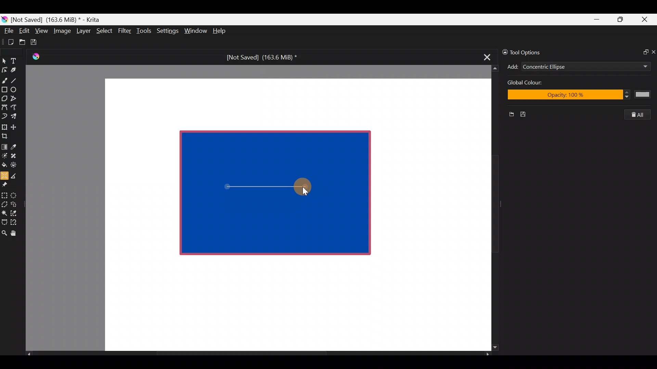 This screenshot has height=369, width=657. Describe the element at coordinates (105, 30) in the screenshot. I see `Select` at that location.